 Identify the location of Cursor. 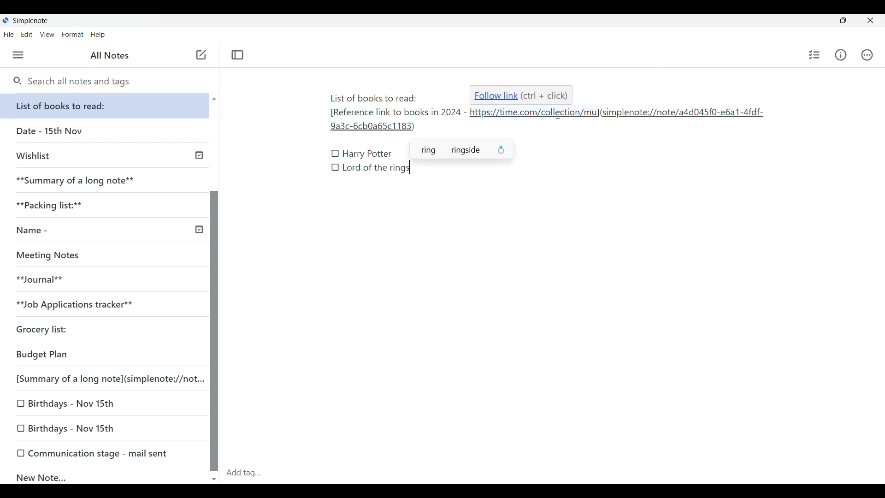
(556, 116).